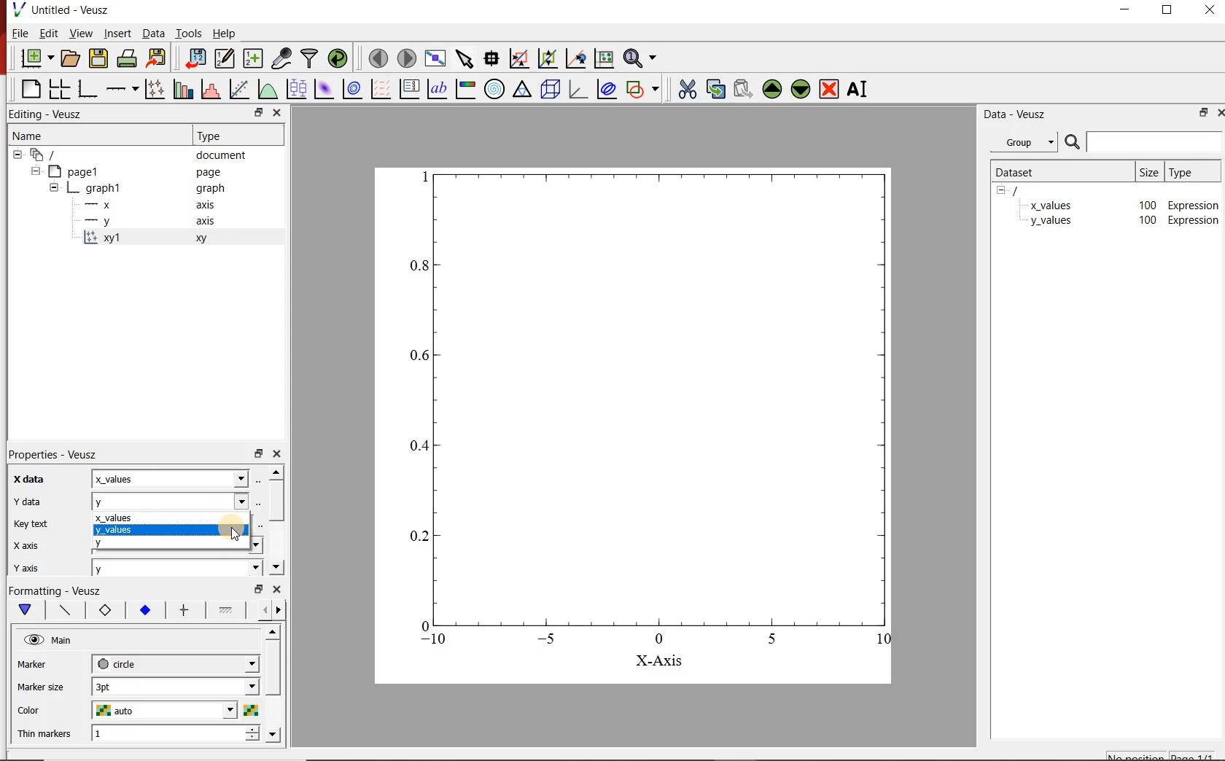 The image size is (1225, 761). I want to click on edit , so click(50, 33).